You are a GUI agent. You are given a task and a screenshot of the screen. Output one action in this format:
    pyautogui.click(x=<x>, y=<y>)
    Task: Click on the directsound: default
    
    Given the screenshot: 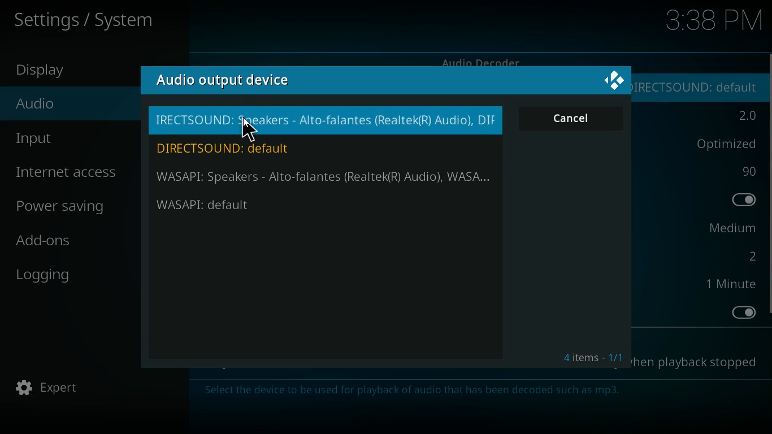 What is the action you would take?
    pyautogui.click(x=701, y=85)
    